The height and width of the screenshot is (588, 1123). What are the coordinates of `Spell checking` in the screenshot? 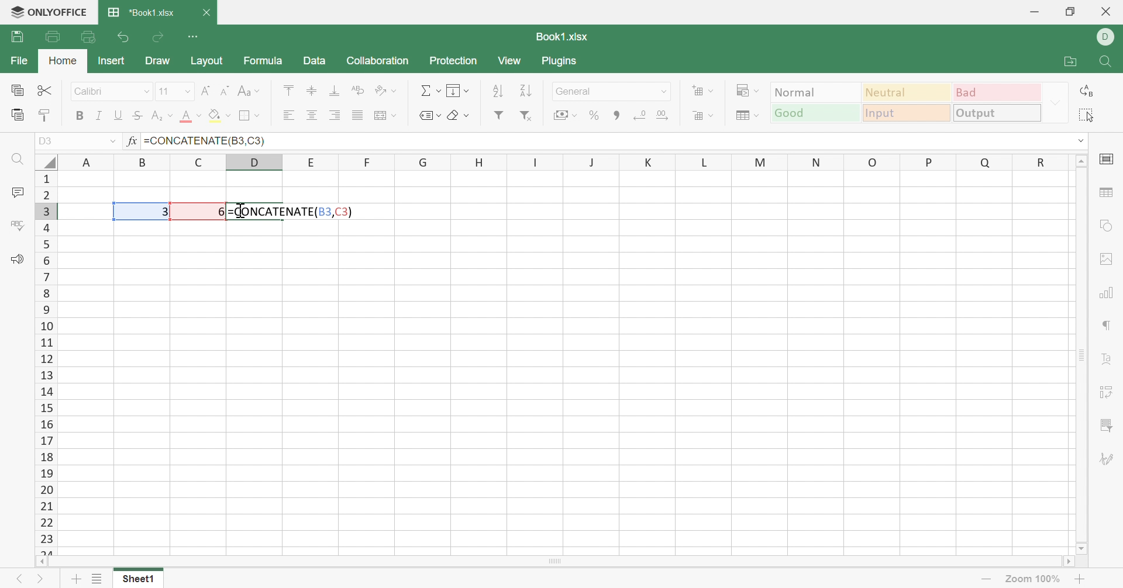 It's located at (19, 226).